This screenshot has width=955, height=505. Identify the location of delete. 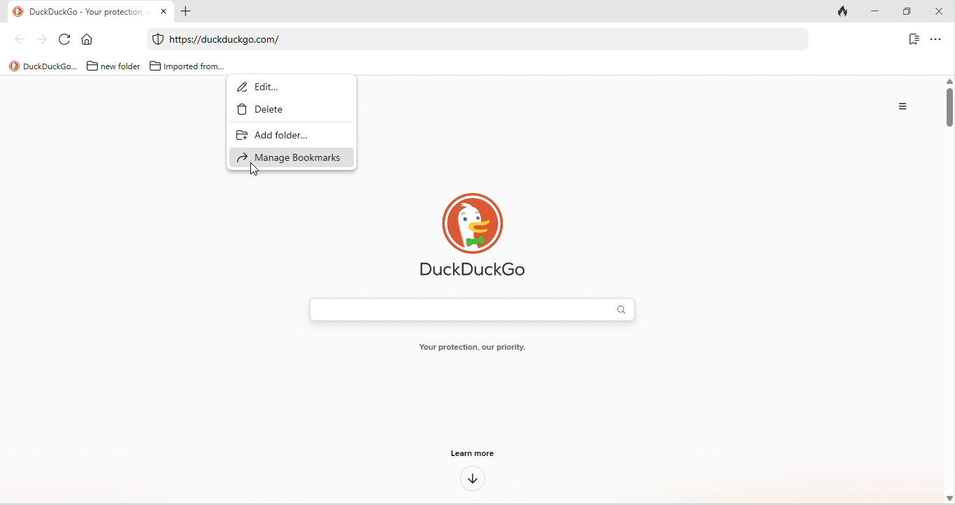
(272, 109).